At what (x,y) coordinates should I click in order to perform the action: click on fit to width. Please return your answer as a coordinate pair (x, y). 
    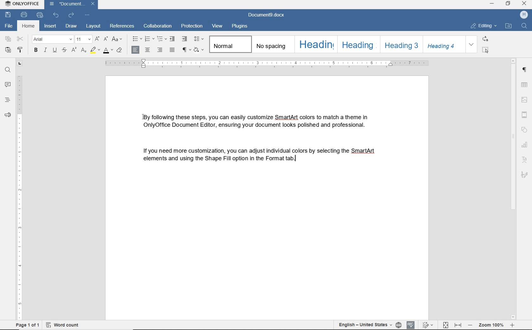
    Looking at the image, I should click on (458, 325).